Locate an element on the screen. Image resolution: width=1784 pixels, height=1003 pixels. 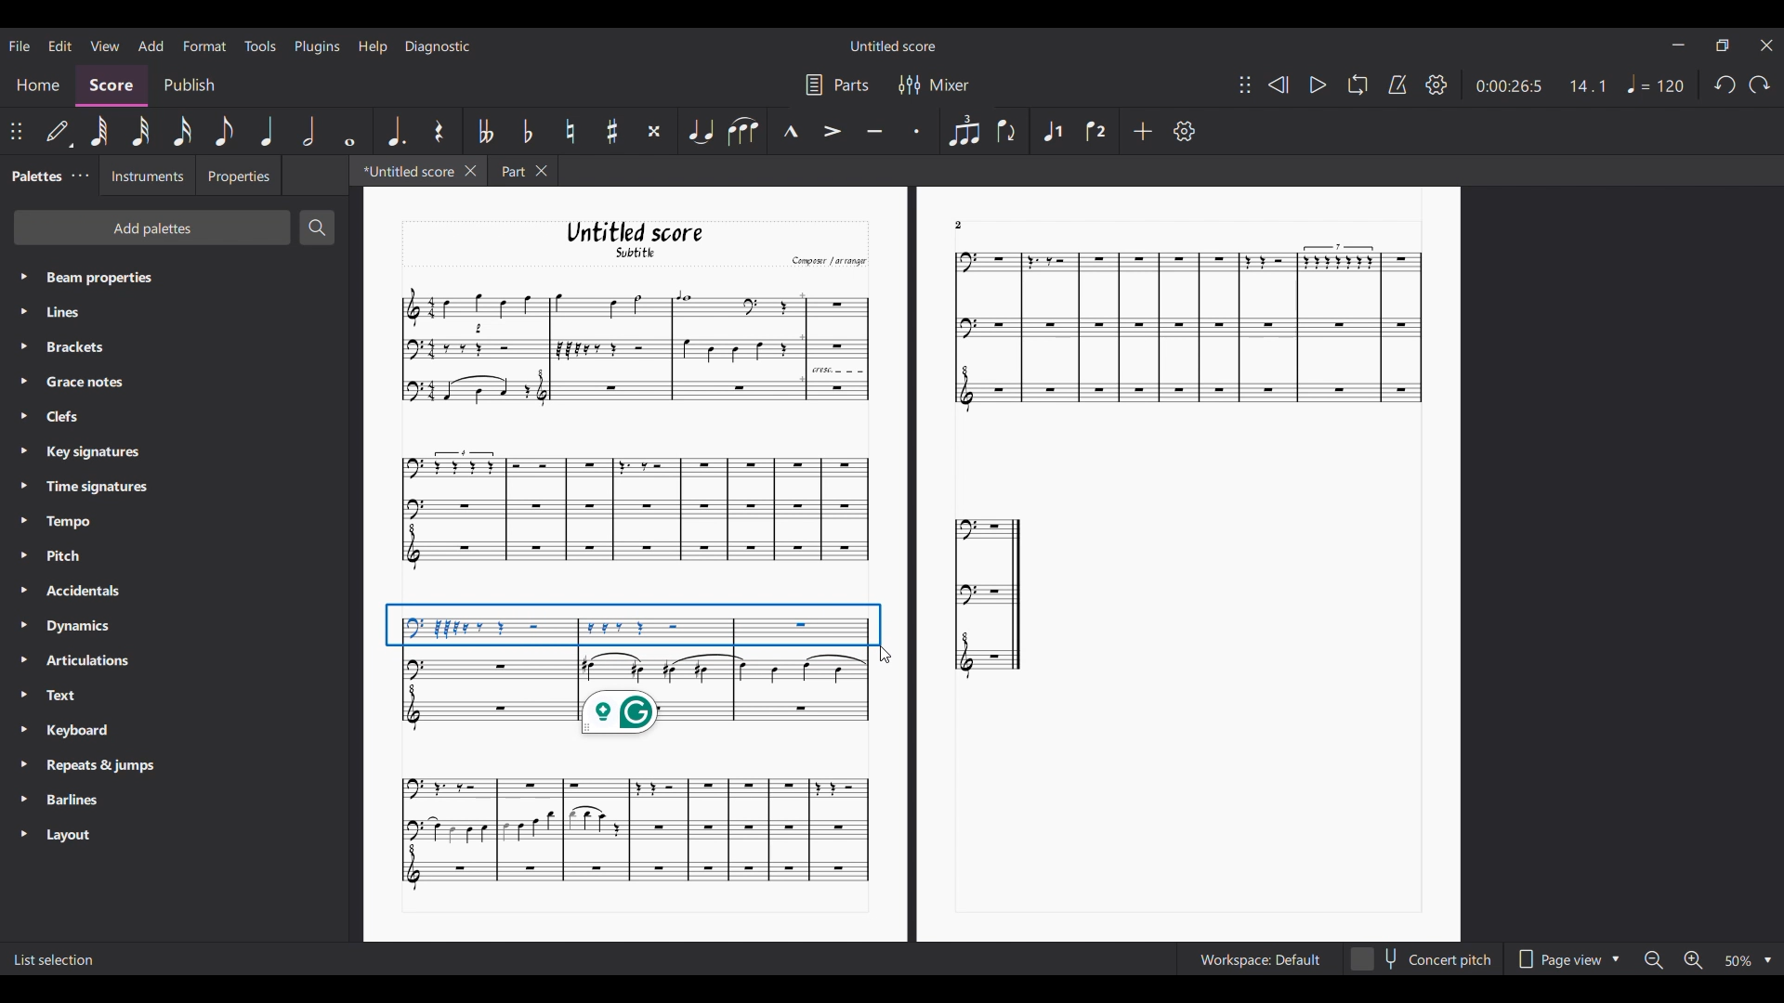
workspace Default is located at coordinates (1256, 960).